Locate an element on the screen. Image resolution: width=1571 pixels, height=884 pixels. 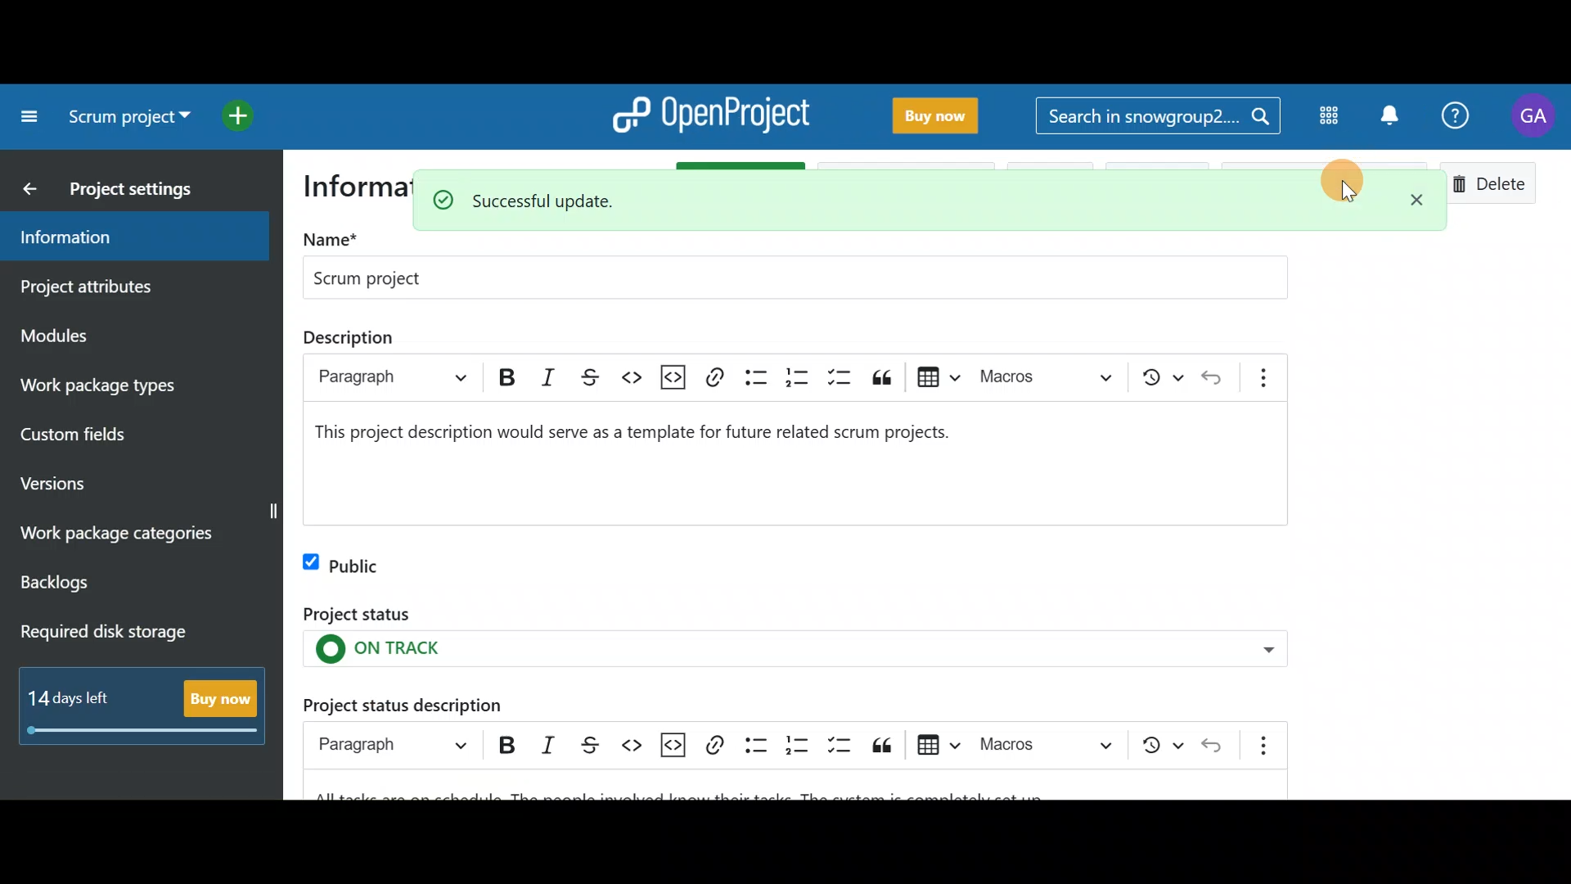
Project attributes is located at coordinates (117, 286).